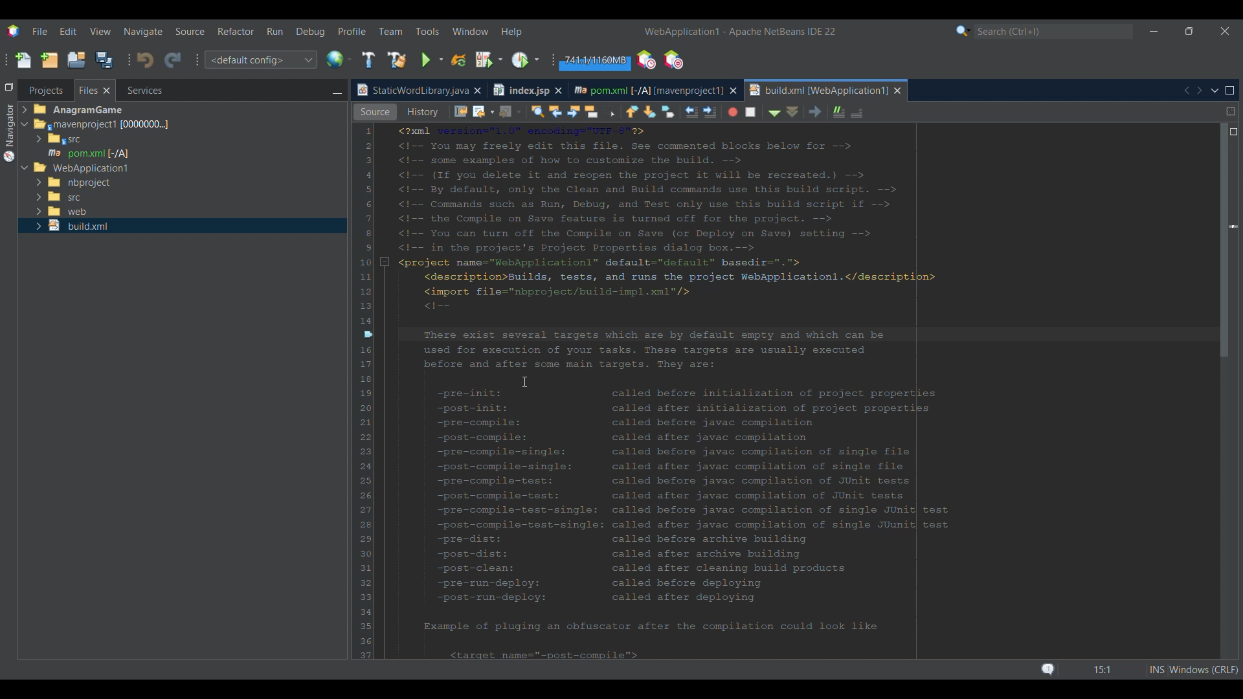  What do you see at coordinates (527, 388) in the screenshot?
I see `Cursor clicking on toggle bookmark` at bounding box center [527, 388].